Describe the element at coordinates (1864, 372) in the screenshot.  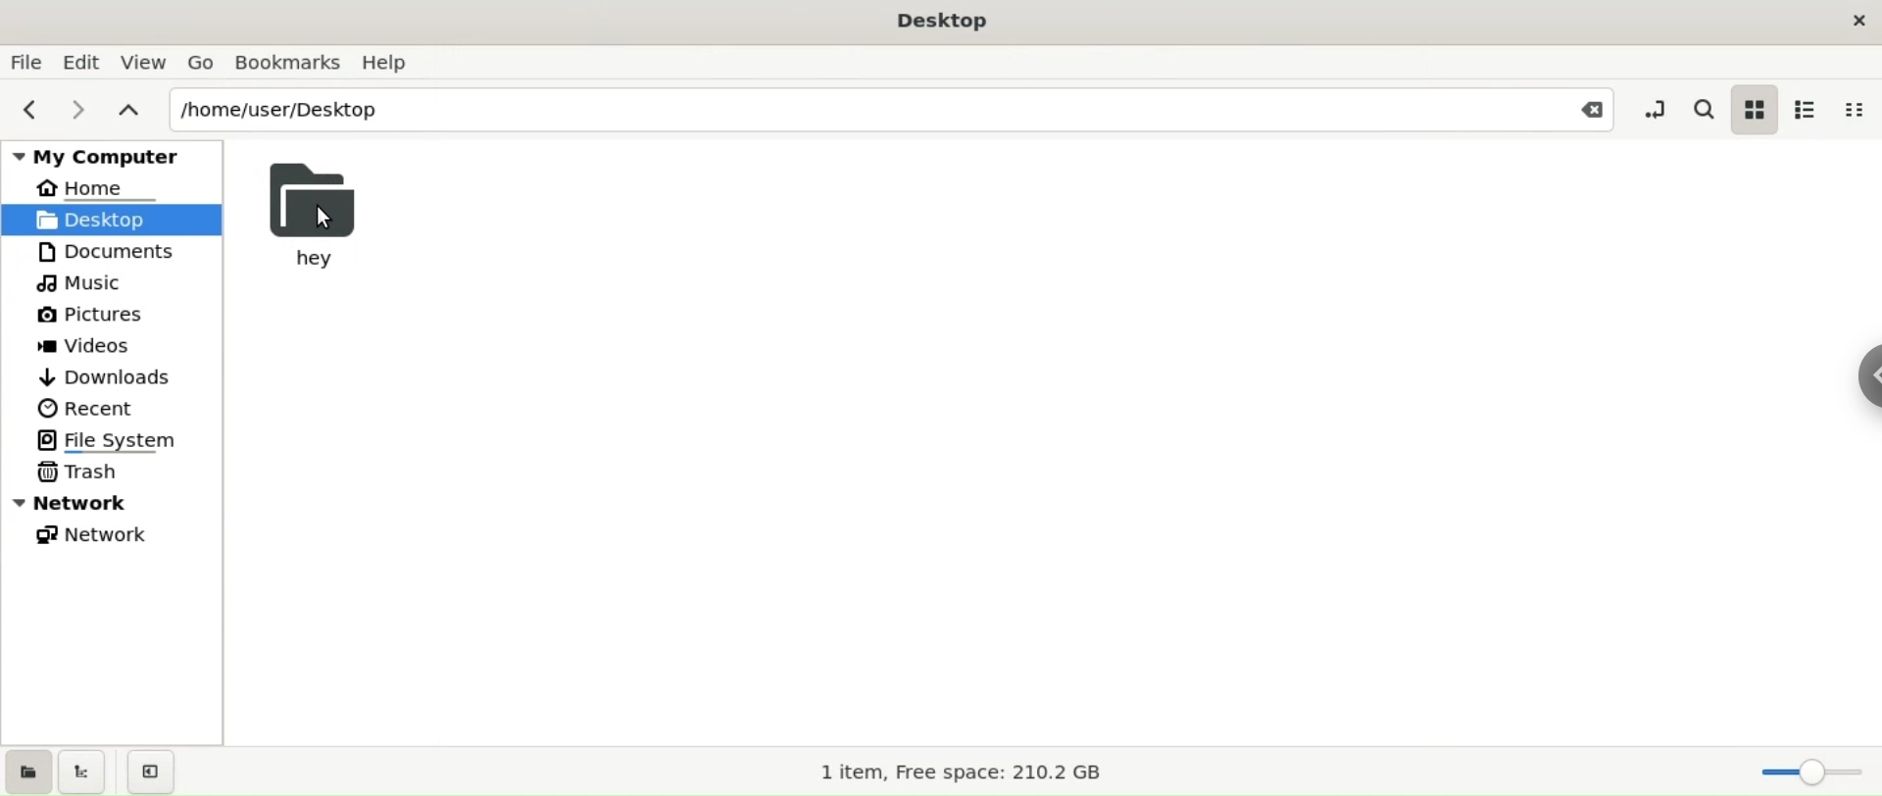
I see `sidebar` at that location.